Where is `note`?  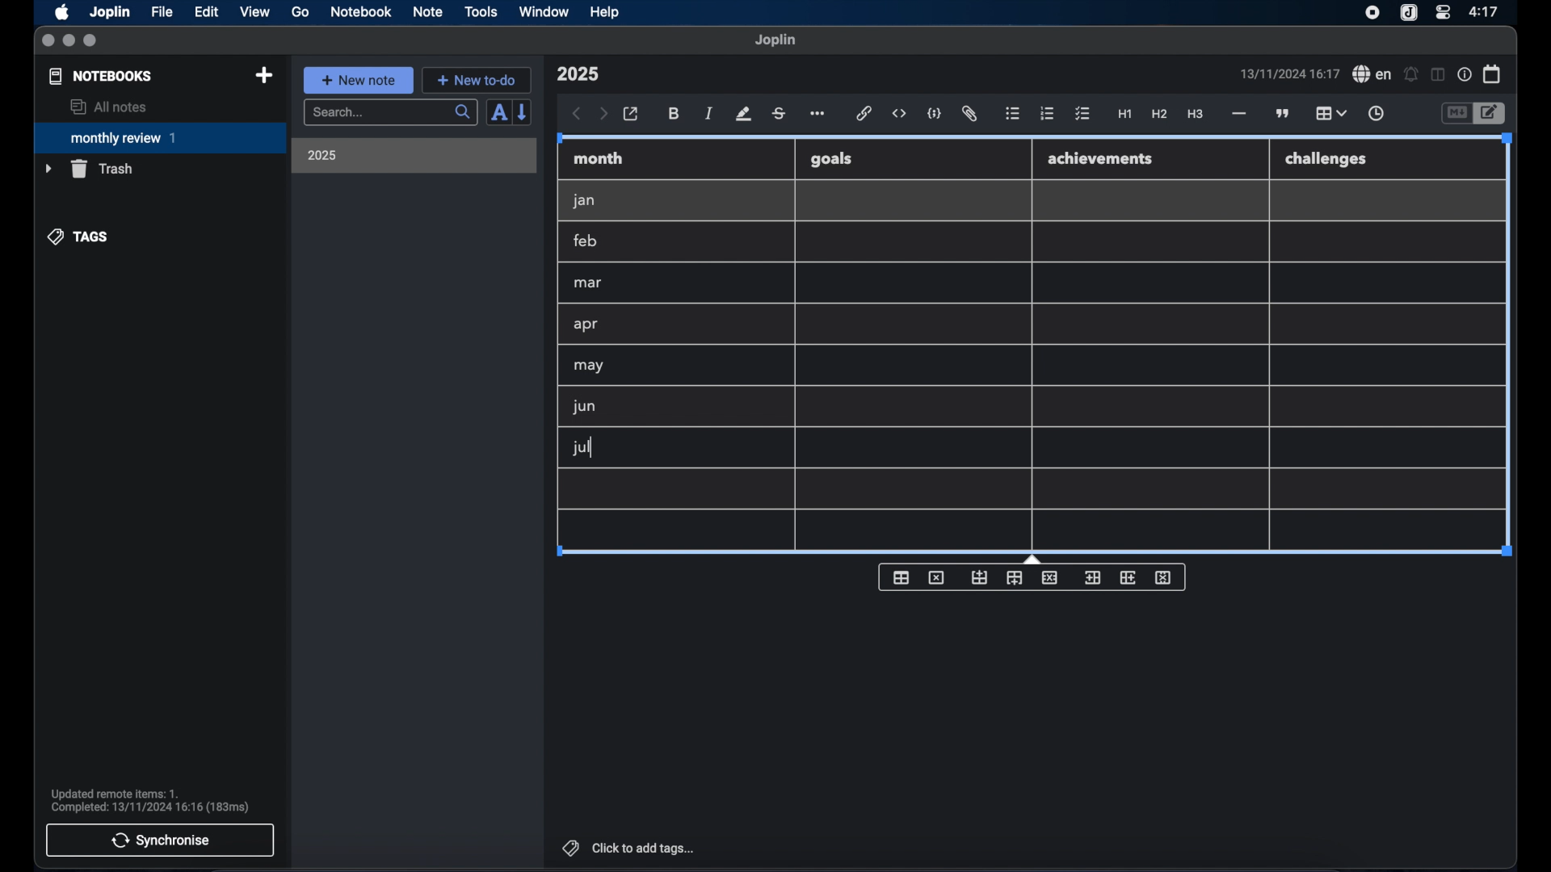 note is located at coordinates (428, 11).